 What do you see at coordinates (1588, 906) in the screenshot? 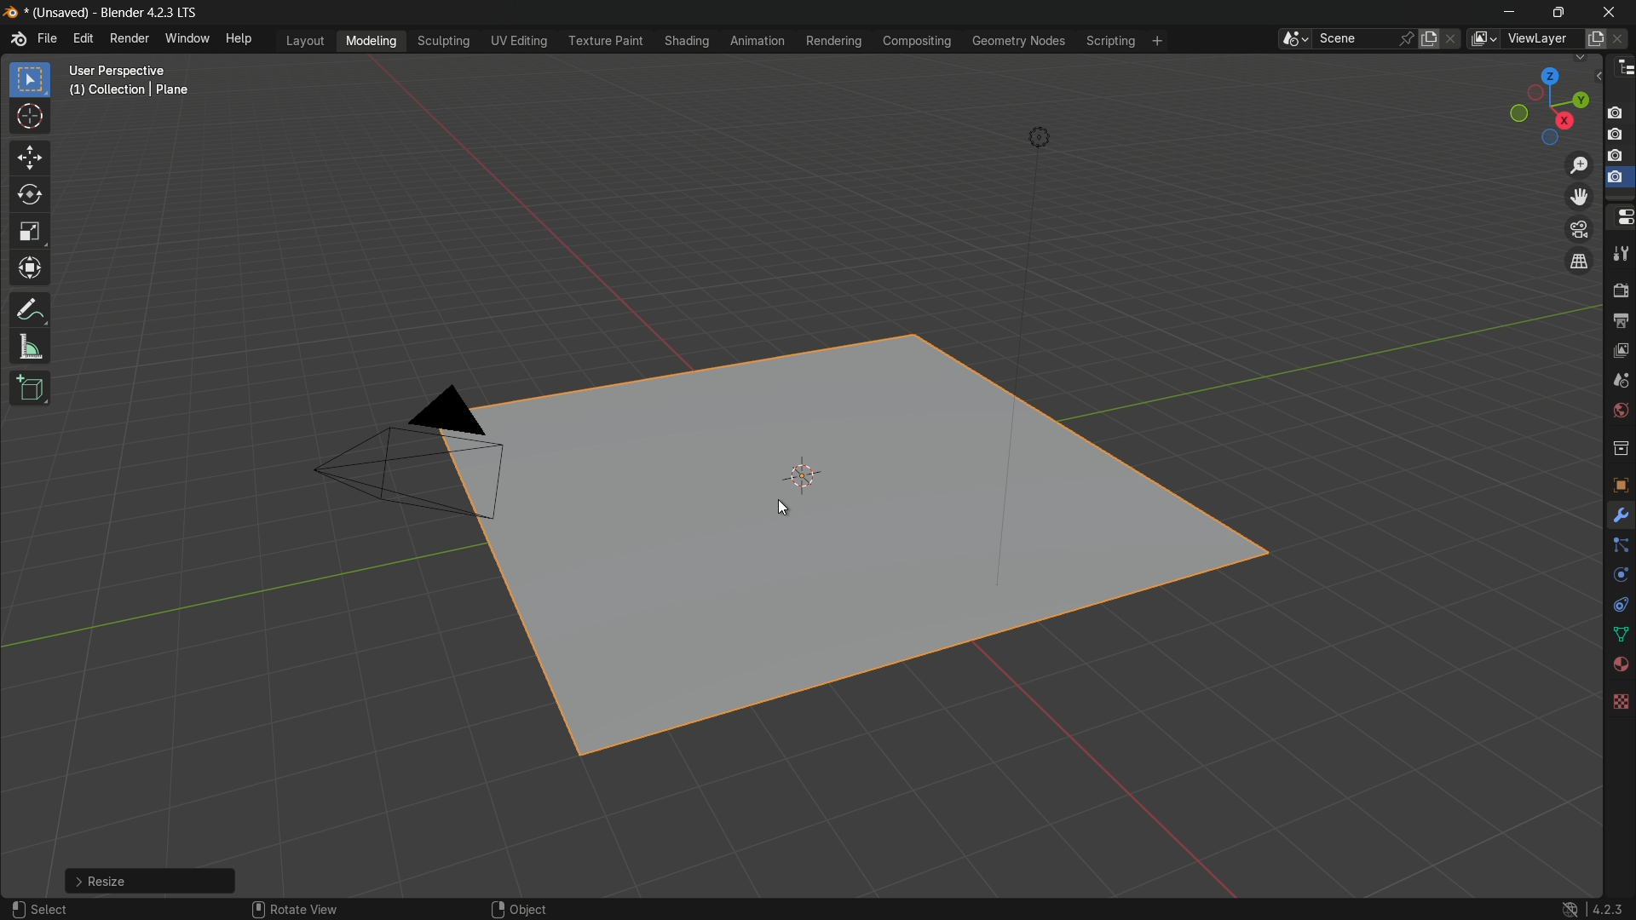
I see `4.2.3` at bounding box center [1588, 906].